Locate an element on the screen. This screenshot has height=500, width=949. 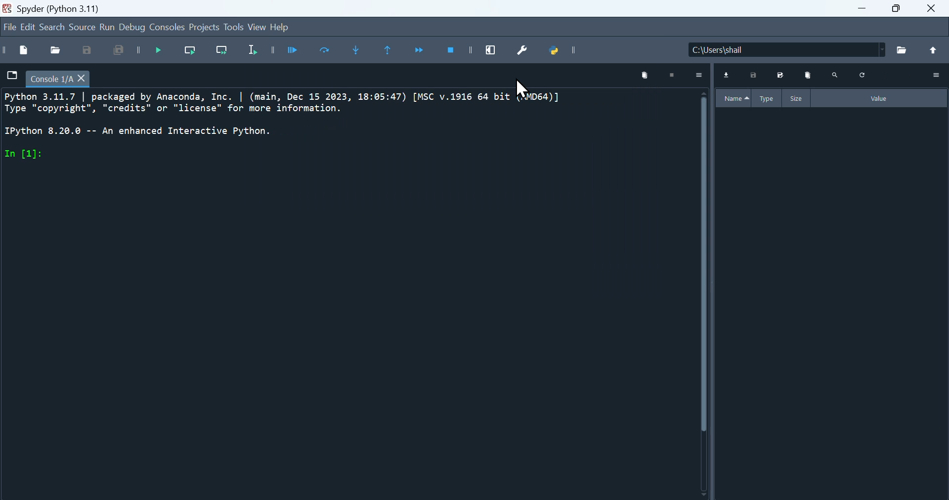
Save is located at coordinates (756, 74).